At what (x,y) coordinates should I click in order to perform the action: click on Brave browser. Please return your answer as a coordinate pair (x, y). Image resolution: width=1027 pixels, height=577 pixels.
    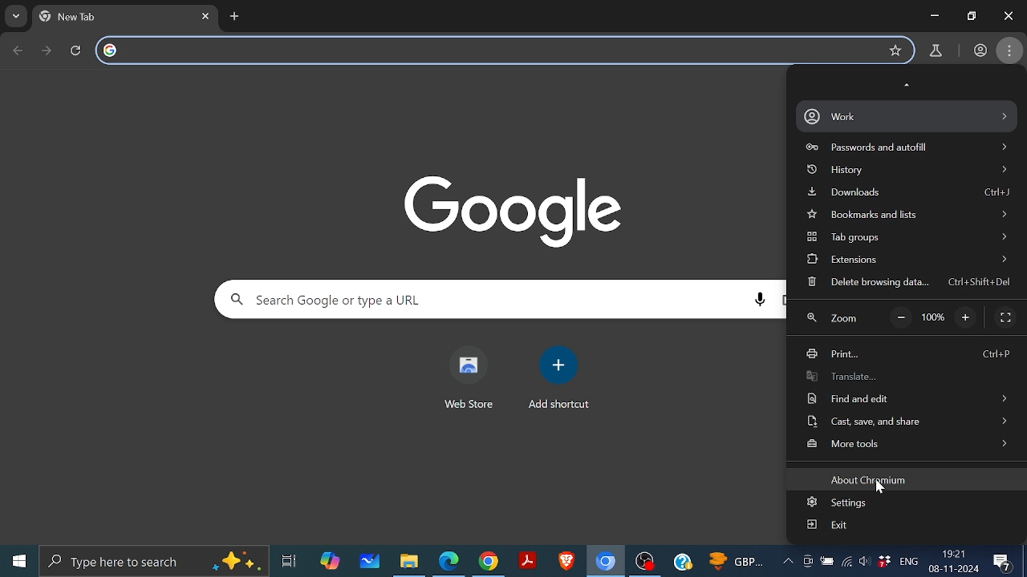
    Looking at the image, I should click on (566, 561).